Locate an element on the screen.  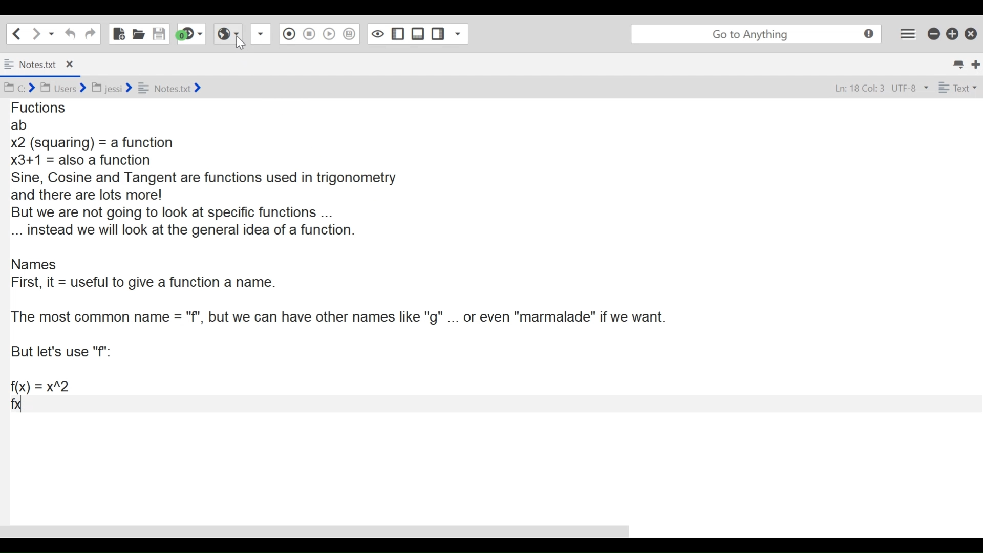
Recent locations is located at coordinates (53, 33).